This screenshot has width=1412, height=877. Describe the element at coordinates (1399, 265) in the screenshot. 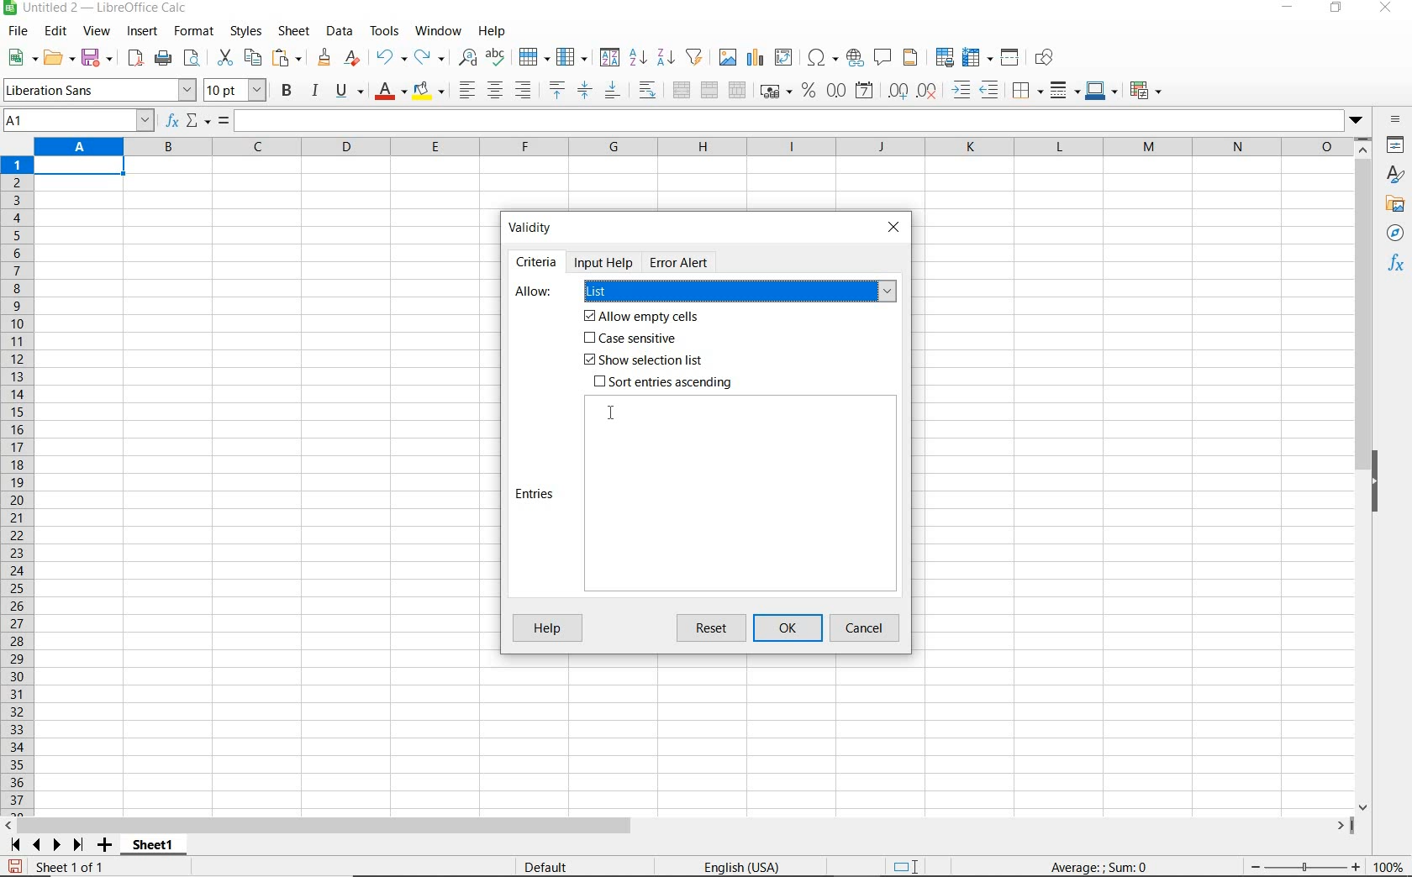

I see `functions` at that location.